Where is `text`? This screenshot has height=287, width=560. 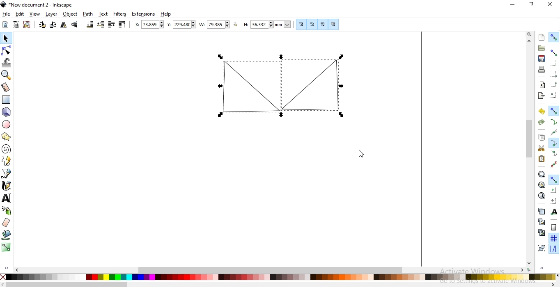
text is located at coordinates (104, 14).